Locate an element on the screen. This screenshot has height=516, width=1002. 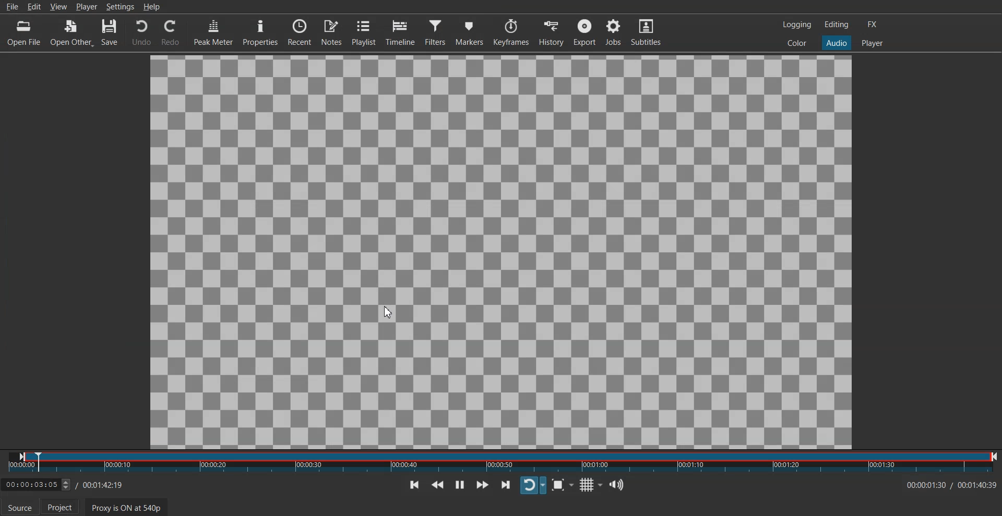
Redo is located at coordinates (171, 32).